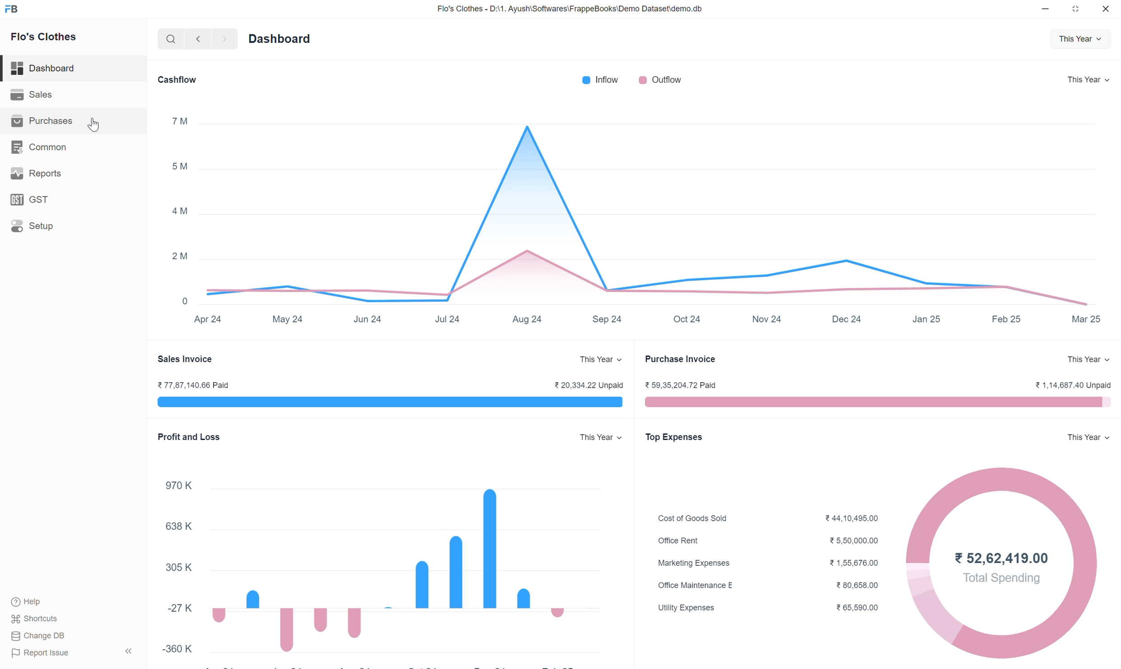  Describe the element at coordinates (41, 653) in the screenshot. I see `Report Issue` at that location.